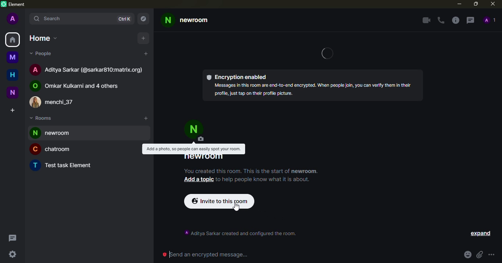 The image size is (502, 263). I want to click on invite to this room, so click(218, 201).